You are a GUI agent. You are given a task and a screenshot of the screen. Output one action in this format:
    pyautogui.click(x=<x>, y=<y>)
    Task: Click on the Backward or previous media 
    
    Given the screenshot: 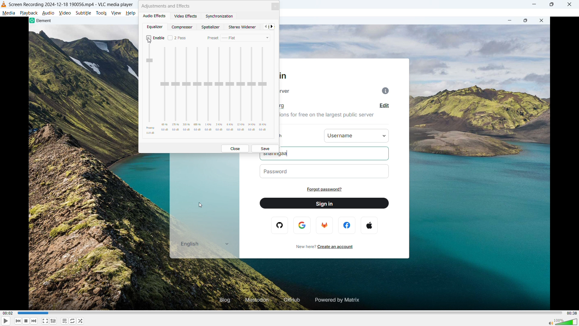 What is the action you would take?
    pyautogui.click(x=18, y=321)
    